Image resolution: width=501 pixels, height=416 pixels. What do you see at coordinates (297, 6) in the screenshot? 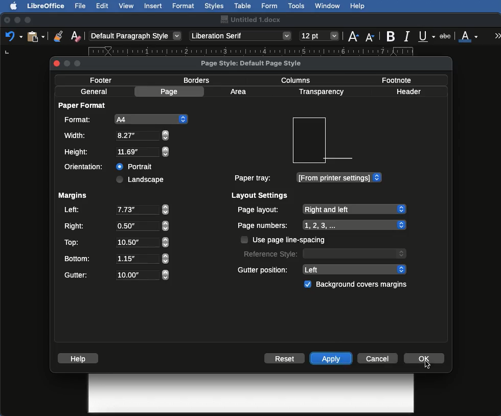
I see `Tools` at bounding box center [297, 6].